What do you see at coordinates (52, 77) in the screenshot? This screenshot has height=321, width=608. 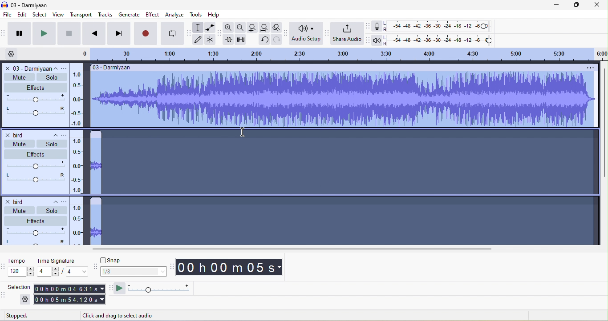 I see `solo` at bounding box center [52, 77].